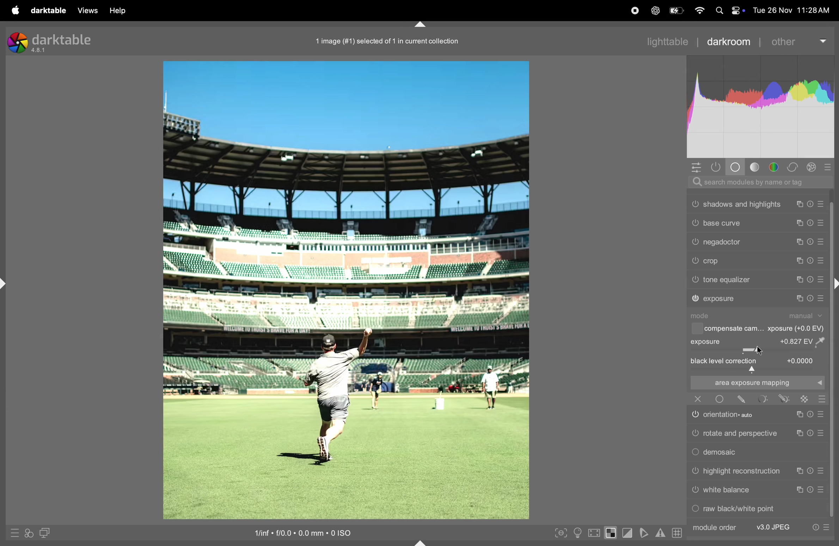 This screenshot has width=839, height=546. I want to click on copy, so click(798, 472).